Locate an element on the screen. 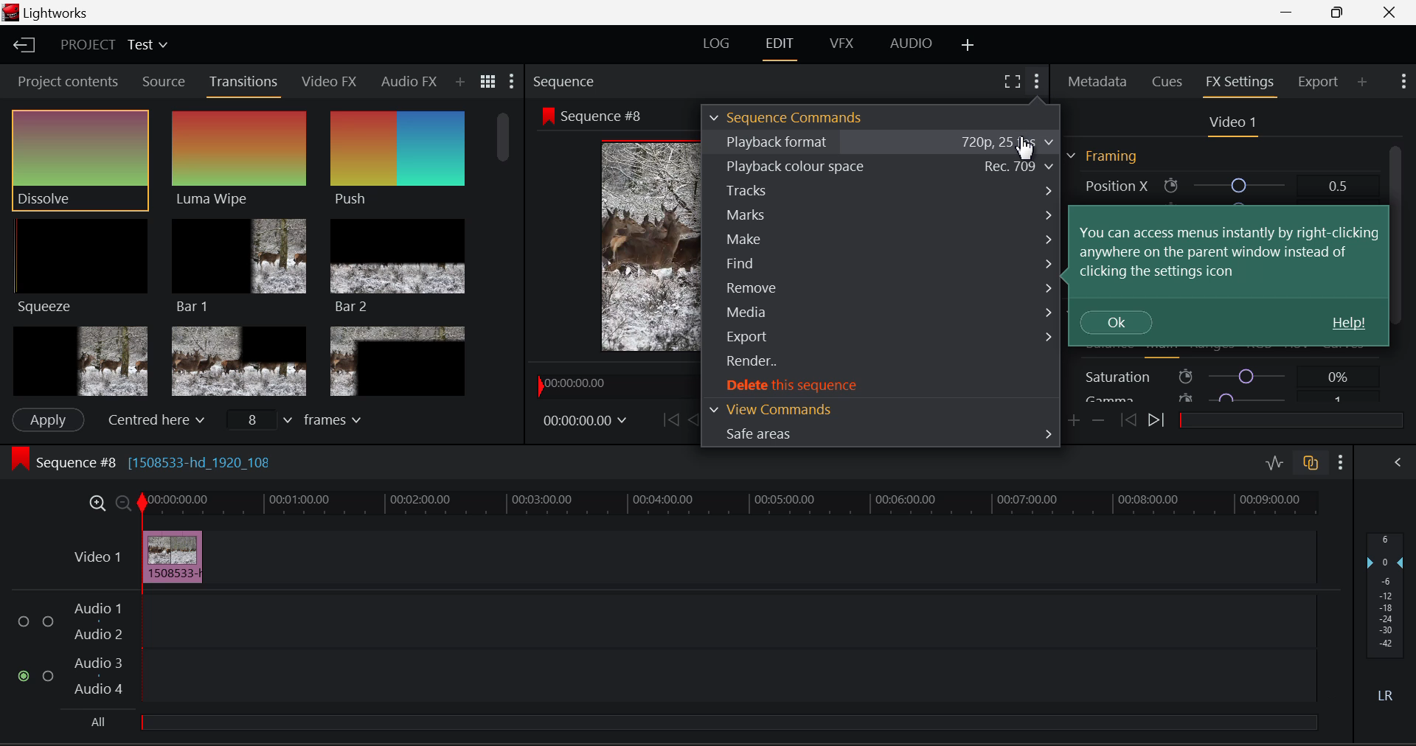 This screenshot has width=1416, height=746. Delete this sequence is located at coordinates (882, 386).